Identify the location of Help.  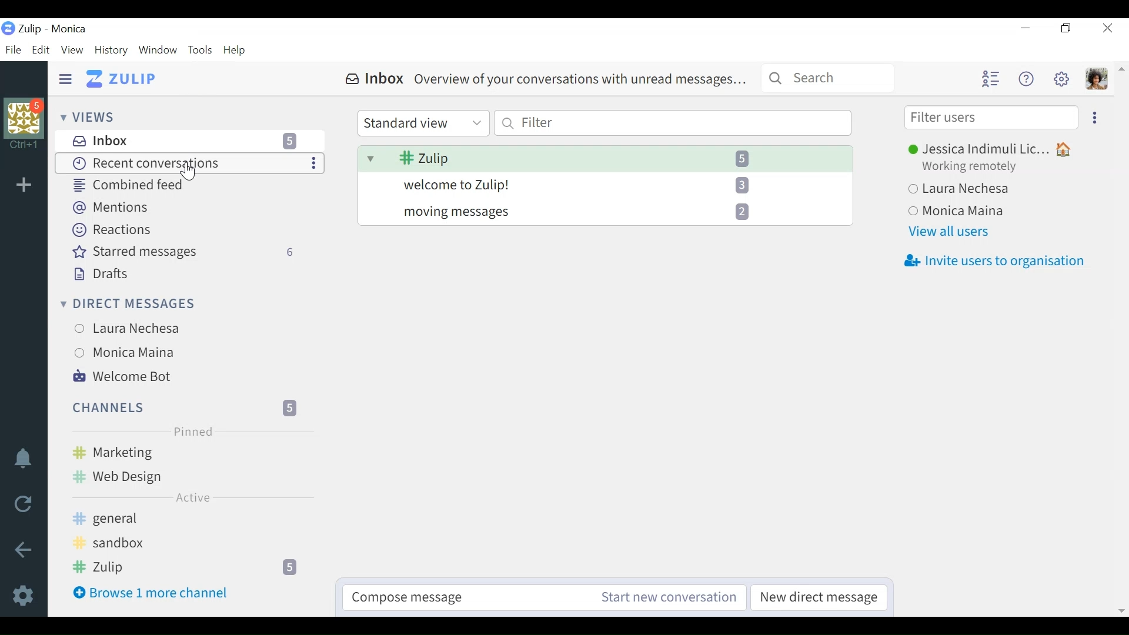
(238, 49).